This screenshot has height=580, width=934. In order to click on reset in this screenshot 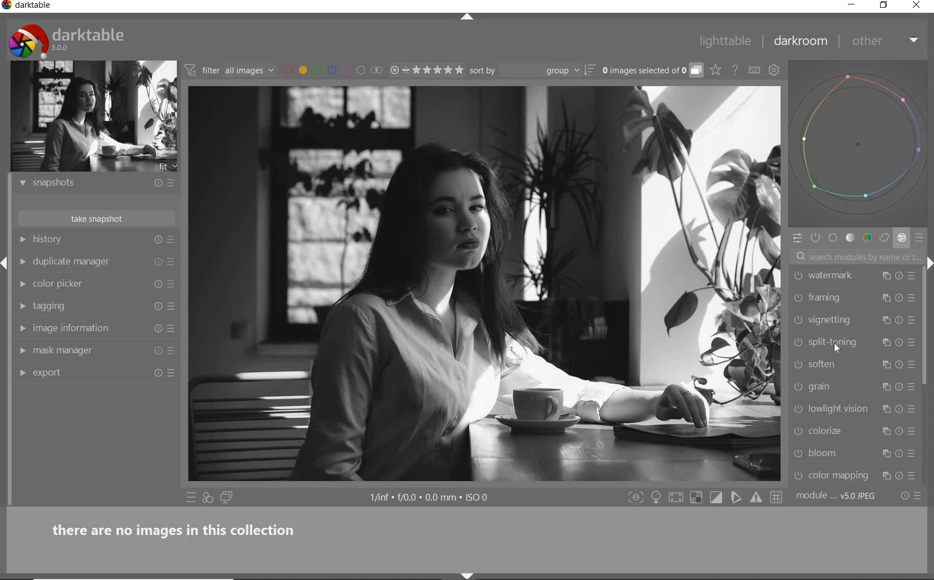, I will do `click(900, 322)`.